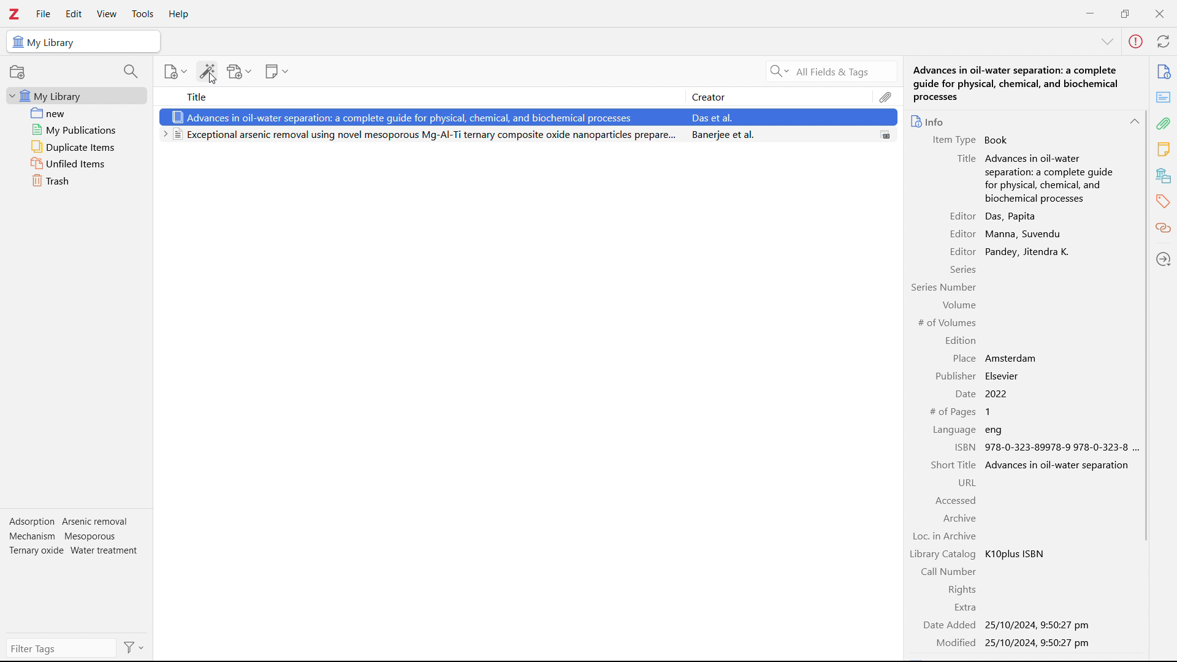 The image size is (1177, 662). What do you see at coordinates (1135, 42) in the screenshot?
I see `error in sync` at bounding box center [1135, 42].